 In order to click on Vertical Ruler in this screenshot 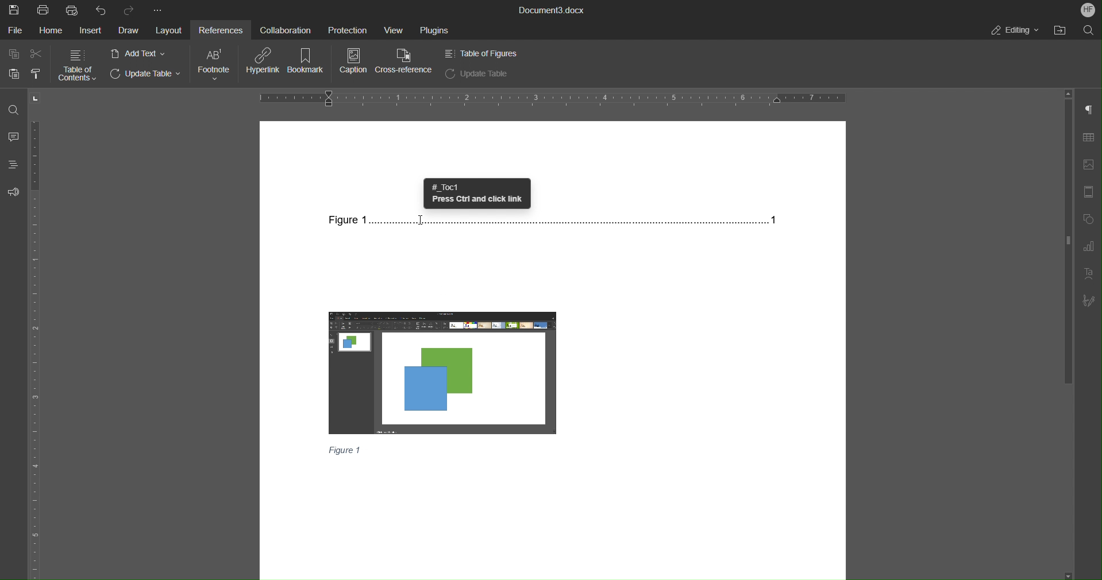, I will do `click(36, 349)`.